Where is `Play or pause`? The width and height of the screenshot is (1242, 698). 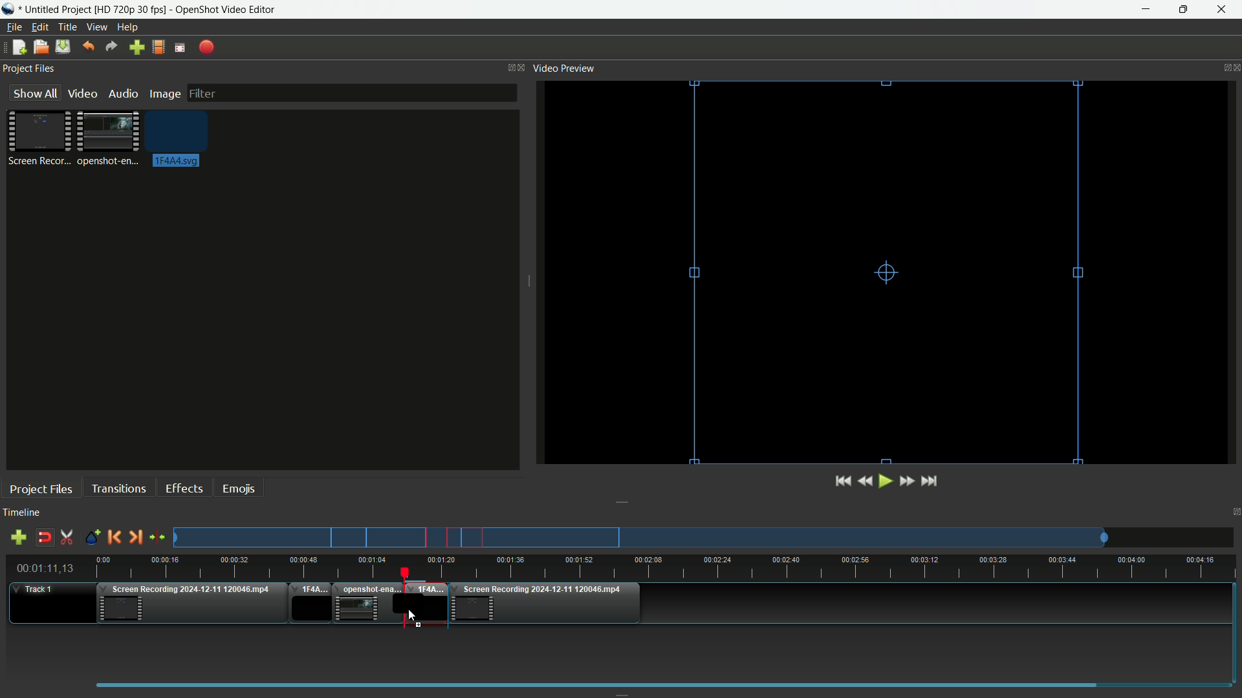 Play or pause is located at coordinates (887, 481).